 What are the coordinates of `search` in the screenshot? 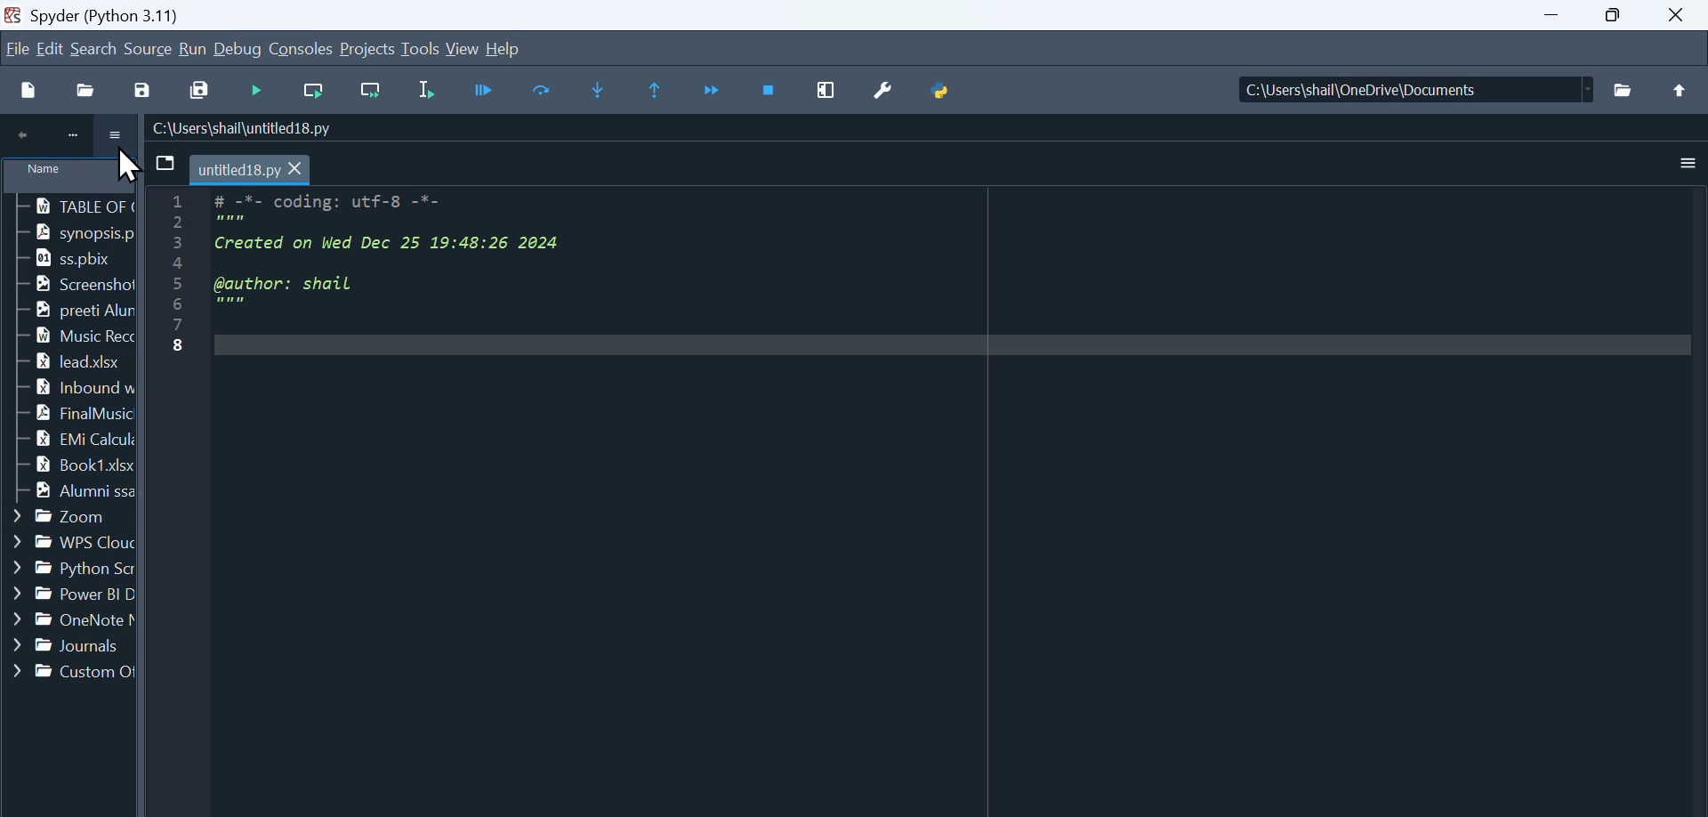 It's located at (95, 48).